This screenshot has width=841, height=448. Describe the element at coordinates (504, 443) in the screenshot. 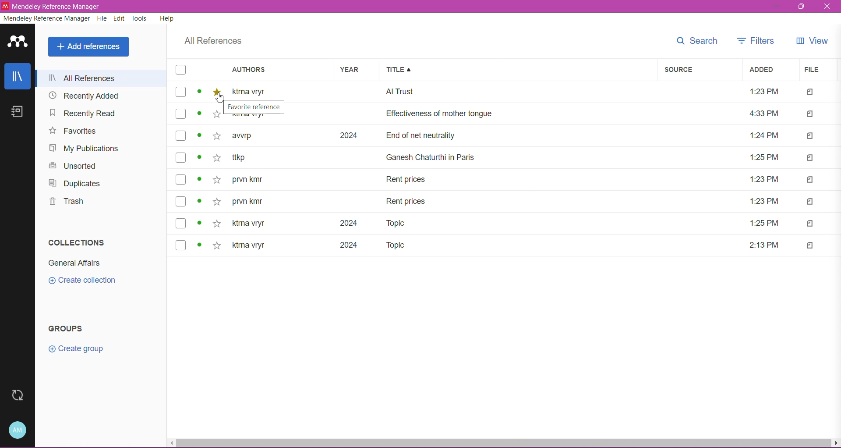

I see `Horizontal Scroll Bar` at that location.